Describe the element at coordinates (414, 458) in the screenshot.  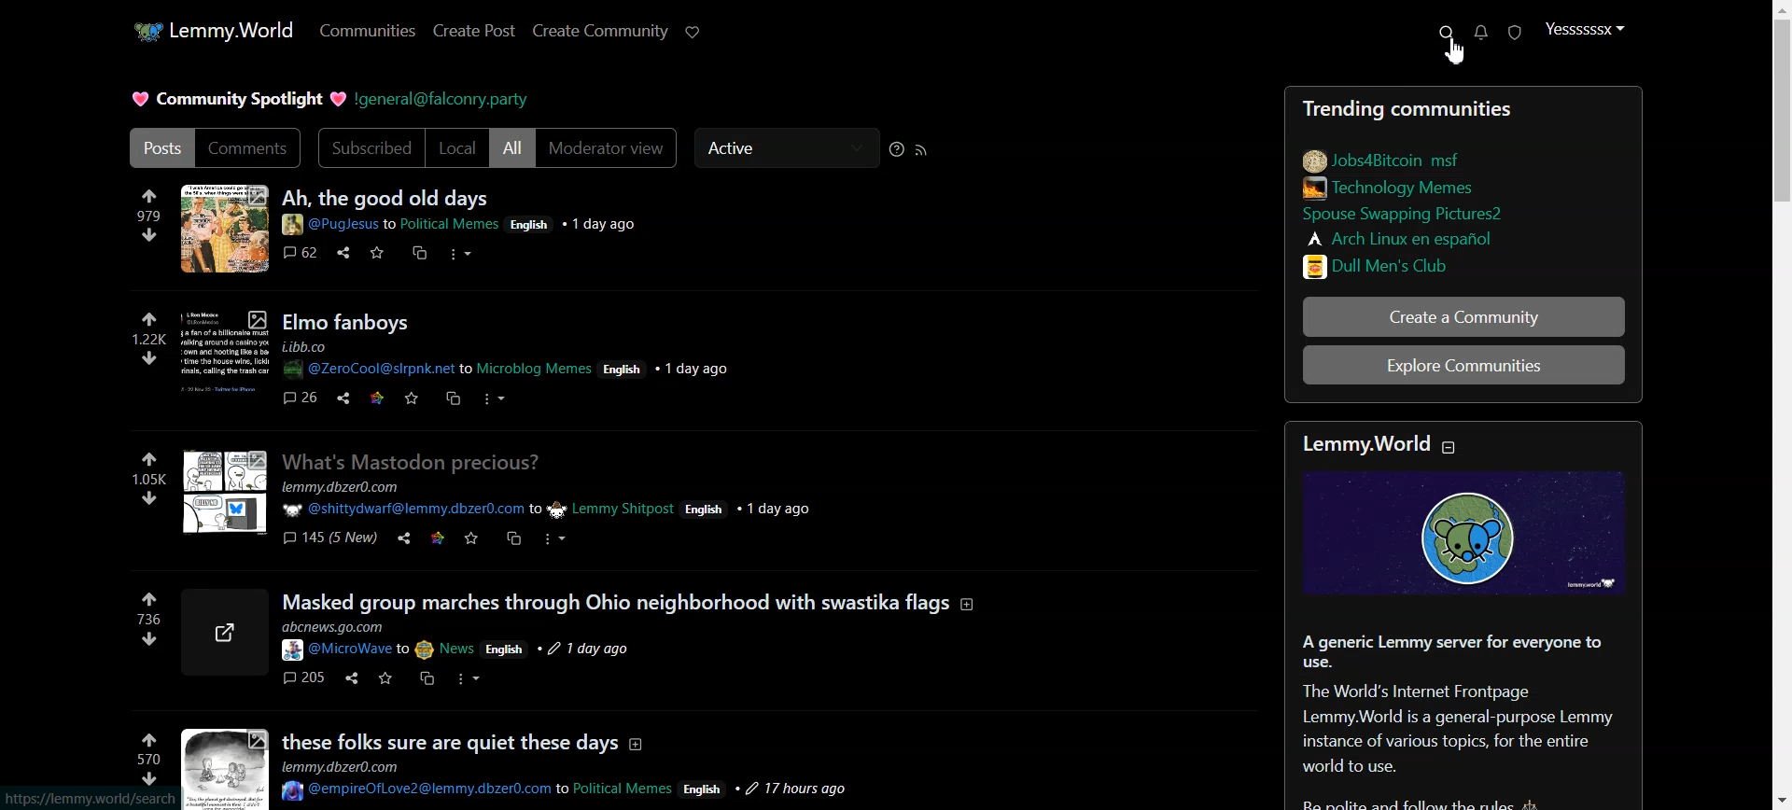
I see `post` at that location.